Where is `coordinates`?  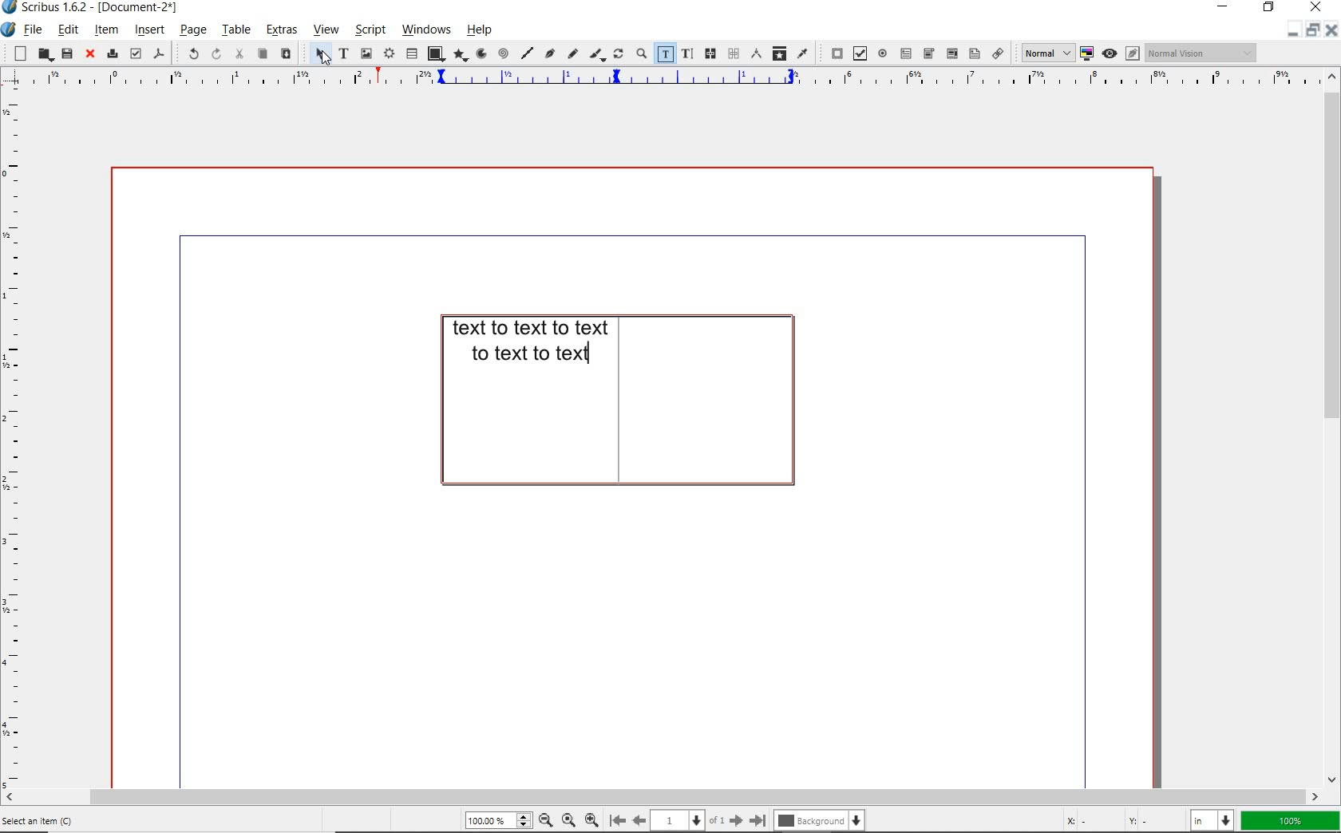
coordinates is located at coordinates (1117, 821).